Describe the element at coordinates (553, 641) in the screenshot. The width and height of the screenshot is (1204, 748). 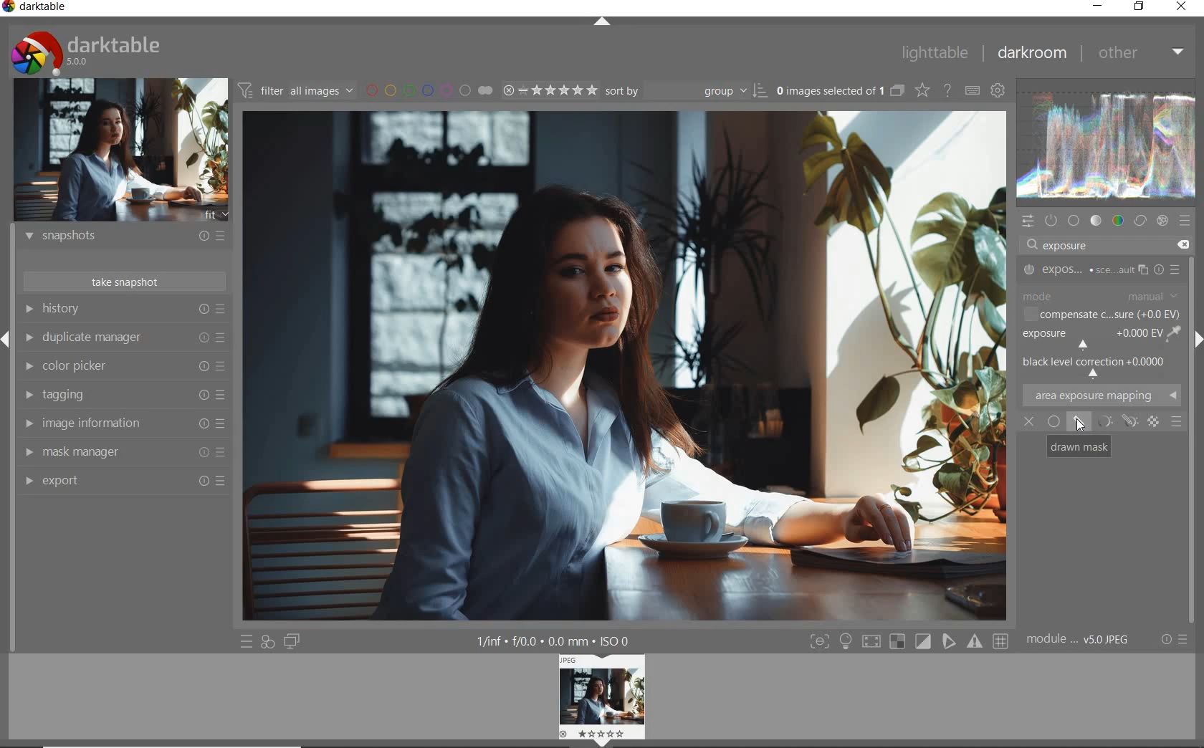
I see `other display information` at that location.